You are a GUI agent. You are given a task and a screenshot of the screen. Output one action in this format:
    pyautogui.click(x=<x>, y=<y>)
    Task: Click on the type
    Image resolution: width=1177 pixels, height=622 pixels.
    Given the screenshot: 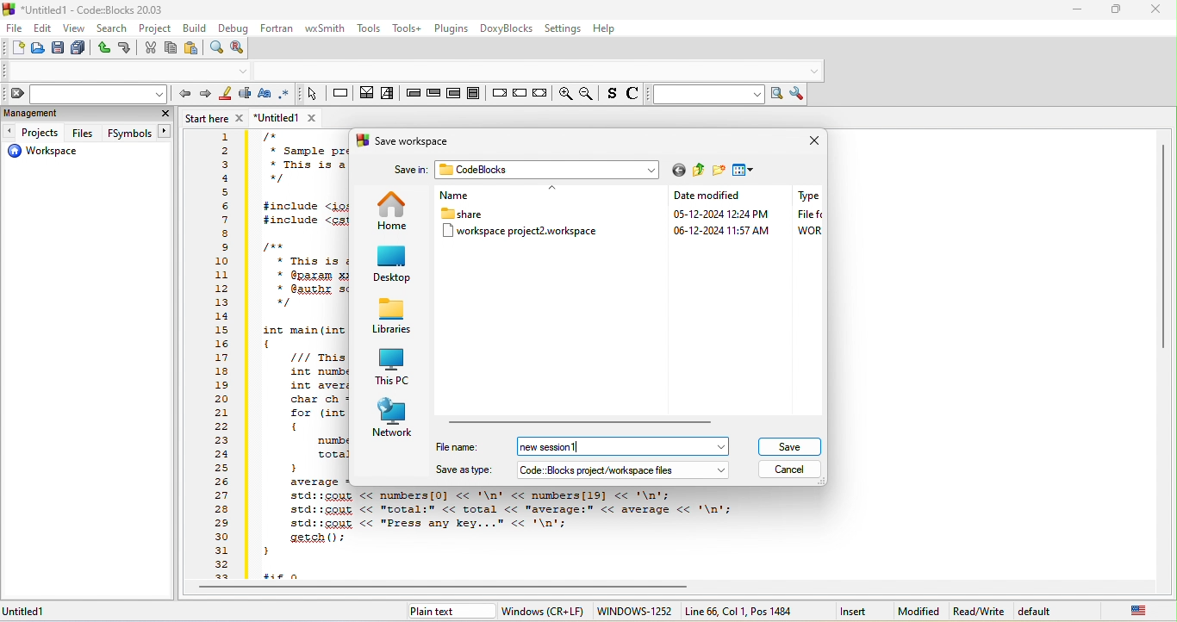 What is the action you would take?
    pyautogui.click(x=806, y=215)
    